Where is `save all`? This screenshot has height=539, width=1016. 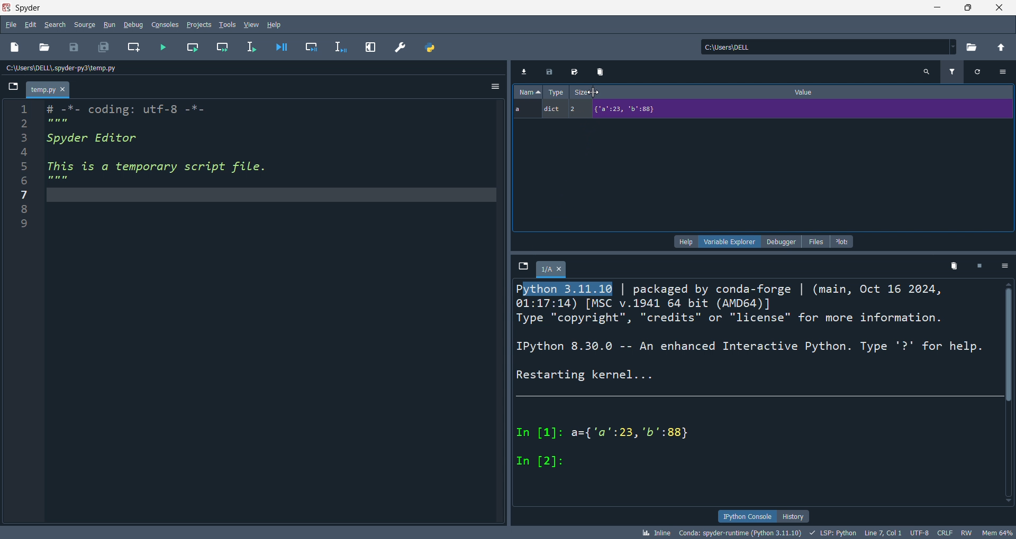 save all is located at coordinates (104, 45).